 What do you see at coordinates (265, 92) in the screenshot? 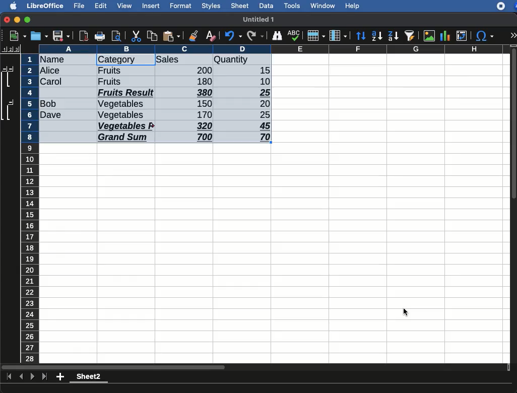
I see `25` at bounding box center [265, 92].